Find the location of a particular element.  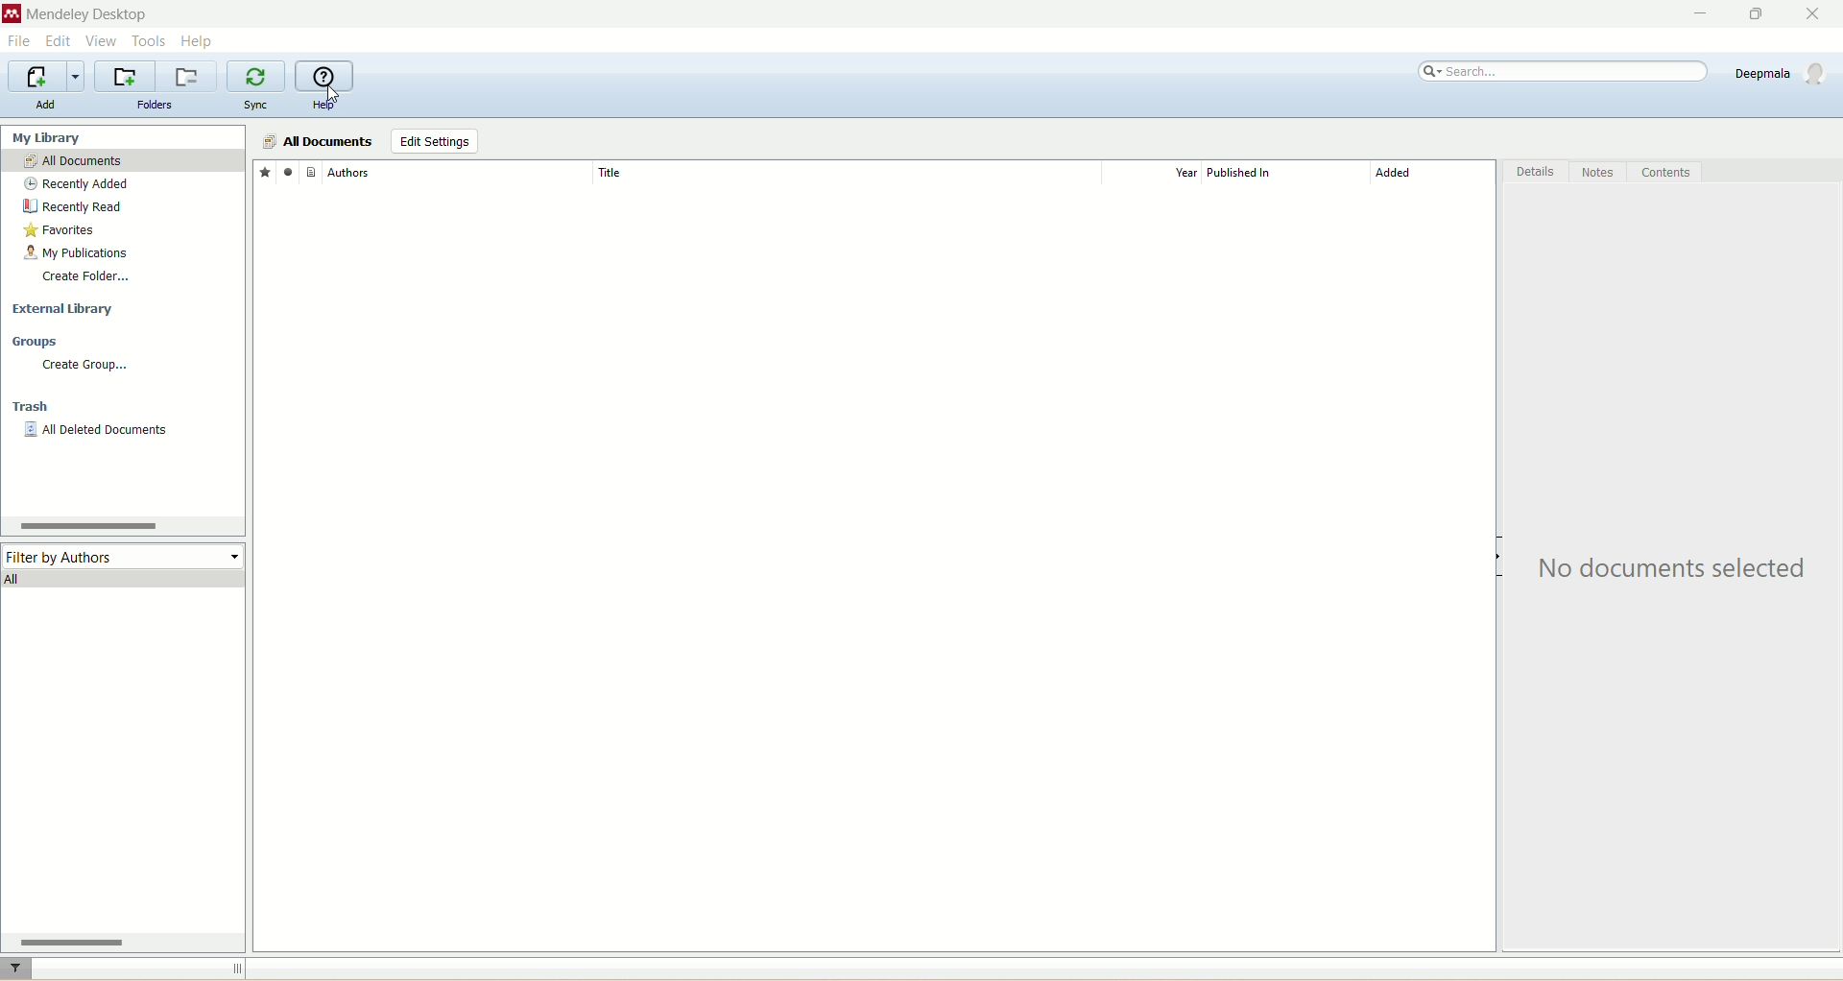

sync is located at coordinates (259, 106).